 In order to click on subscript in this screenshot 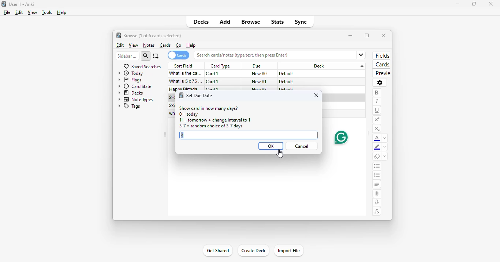, I will do `click(377, 129)`.